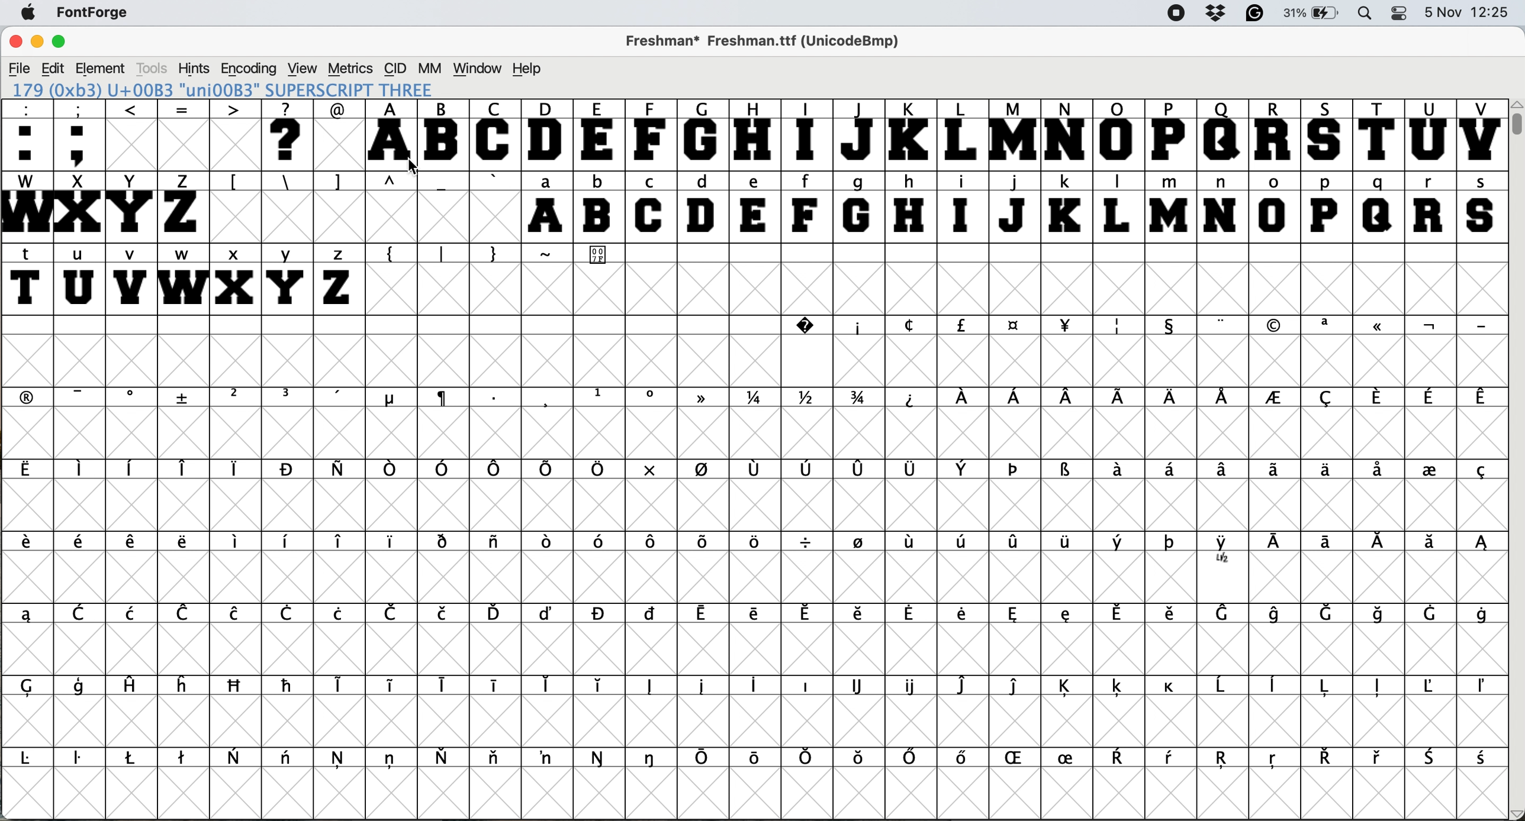 This screenshot has height=821, width=1525. Describe the element at coordinates (287, 469) in the screenshot. I see `symbol` at that location.